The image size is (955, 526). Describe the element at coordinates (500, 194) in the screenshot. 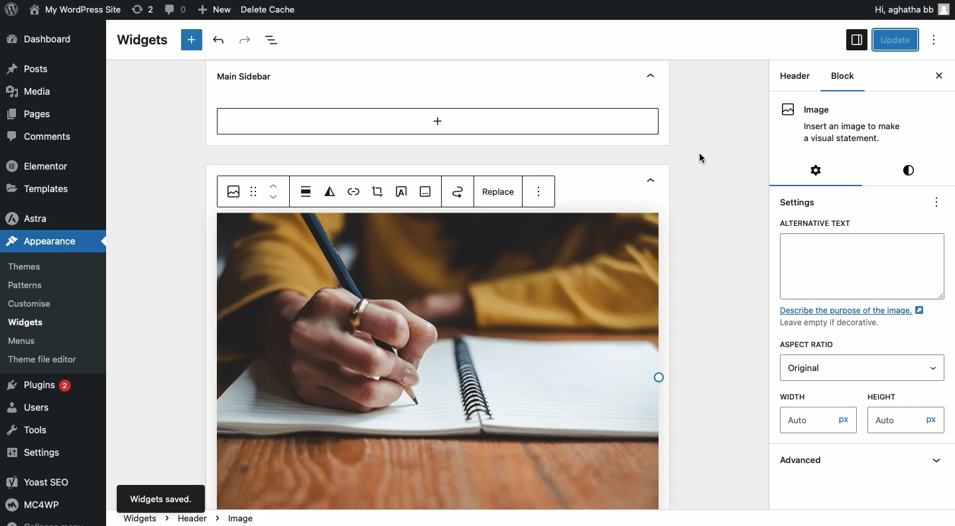

I see `Replace` at that location.